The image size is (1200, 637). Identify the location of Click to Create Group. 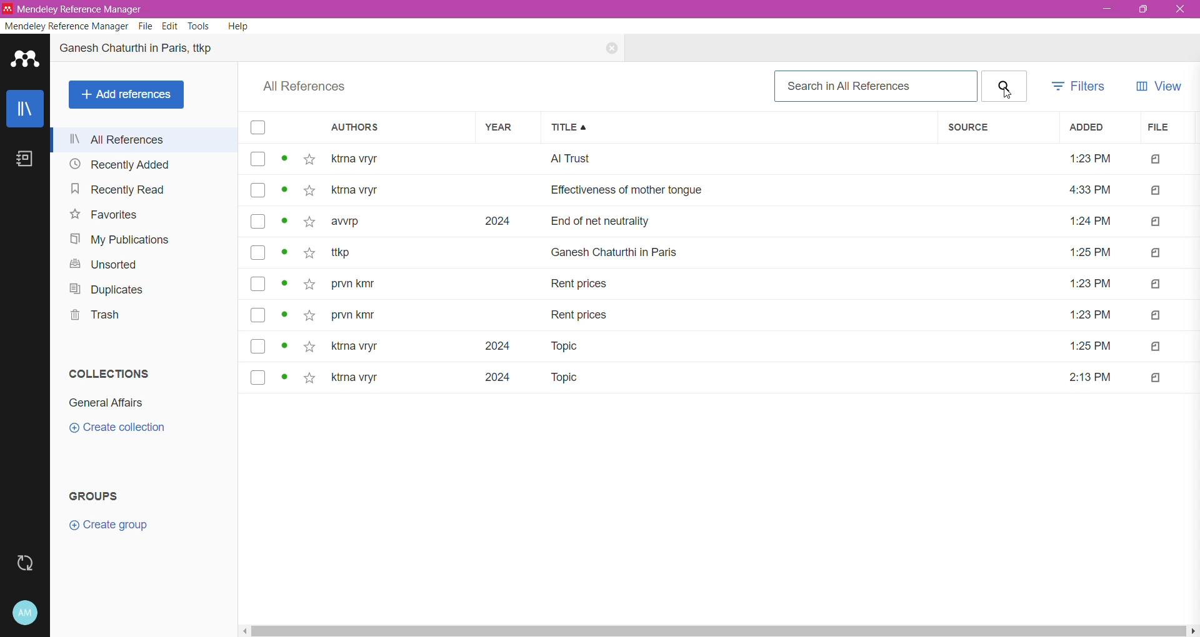
(107, 528).